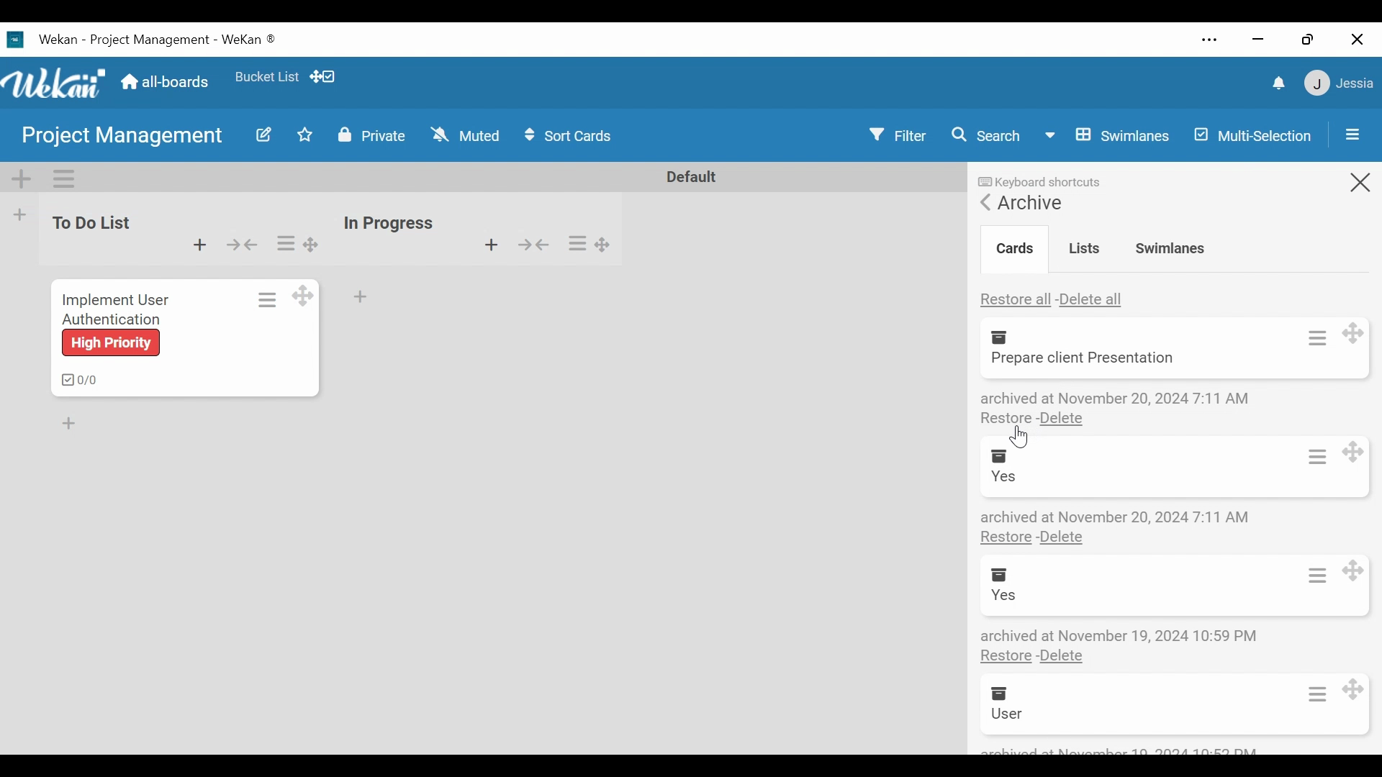 This screenshot has width=1382, height=777. What do you see at coordinates (995, 693) in the screenshot?
I see `Archive Box ` at bounding box center [995, 693].